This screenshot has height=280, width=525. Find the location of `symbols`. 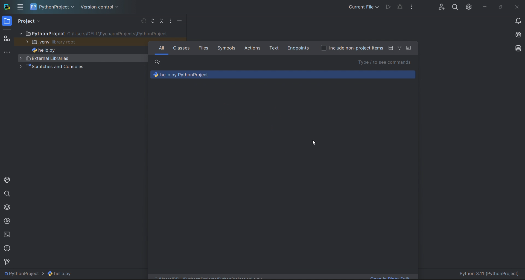

symbols is located at coordinates (226, 48).